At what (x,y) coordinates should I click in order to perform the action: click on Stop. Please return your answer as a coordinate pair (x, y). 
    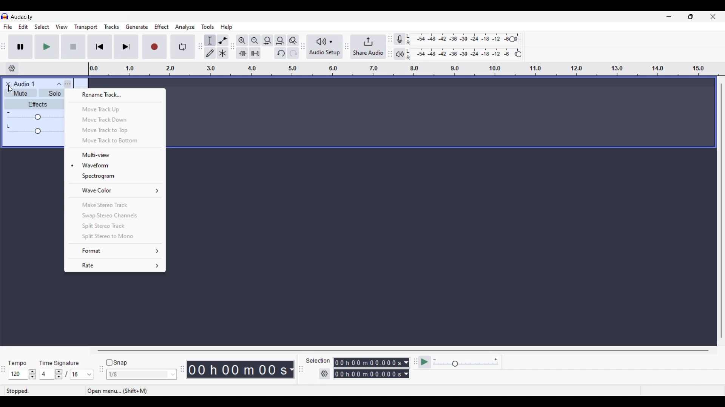
    Looking at the image, I should click on (74, 47).